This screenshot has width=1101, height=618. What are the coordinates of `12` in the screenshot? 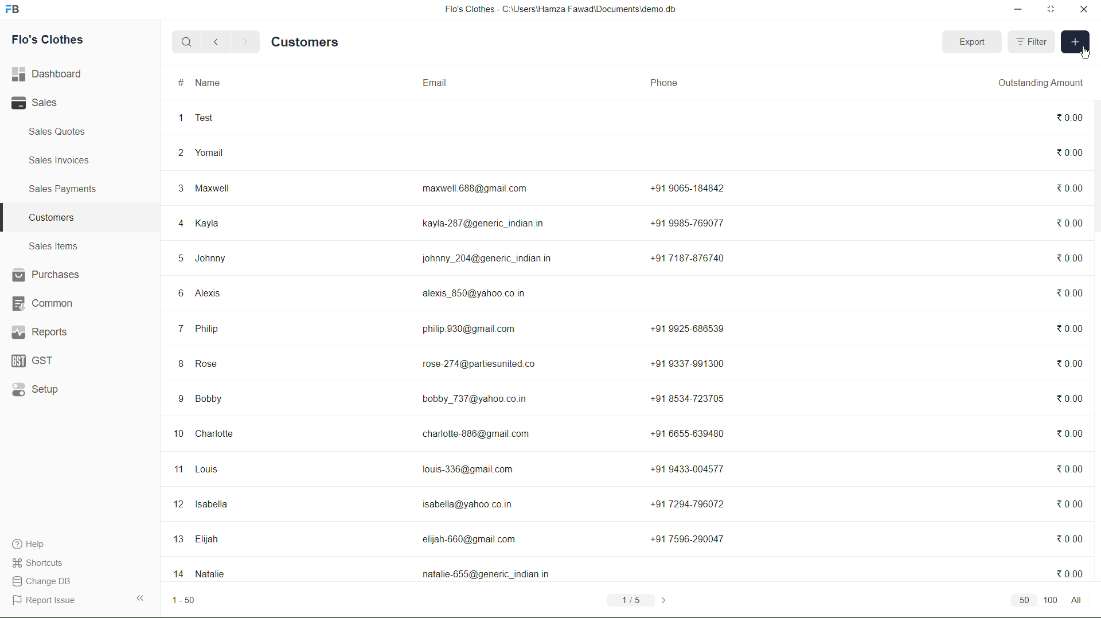 It's located at (178, 503).